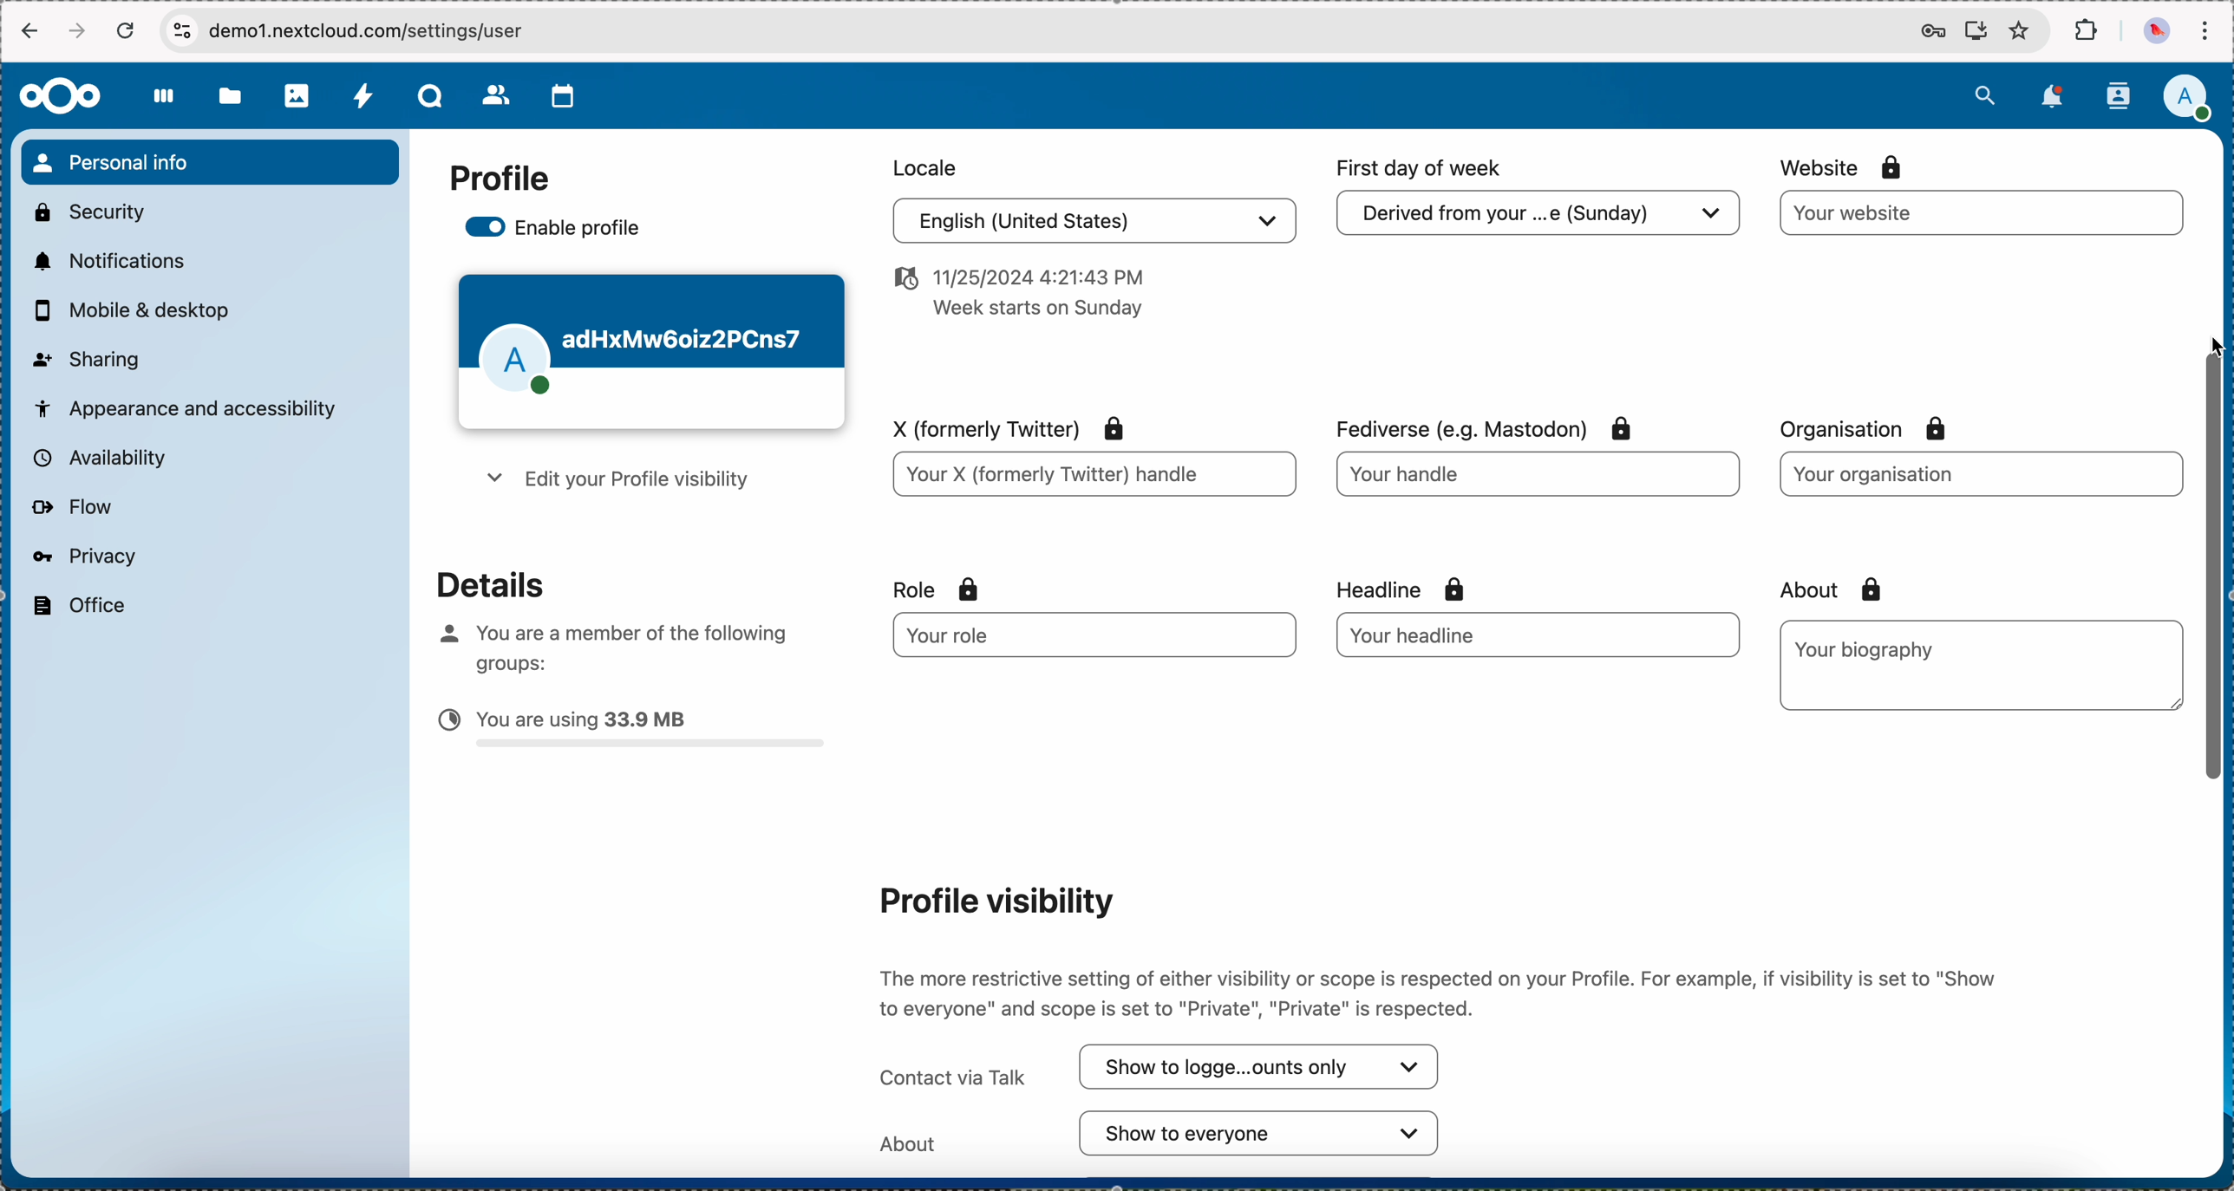 Image resolution: width=2234 pixels, height=1191 pixels. What do you see at coordinates (1422, 168) in the screenshot?
I see `first day of week` at bounding box center [1422, 168].